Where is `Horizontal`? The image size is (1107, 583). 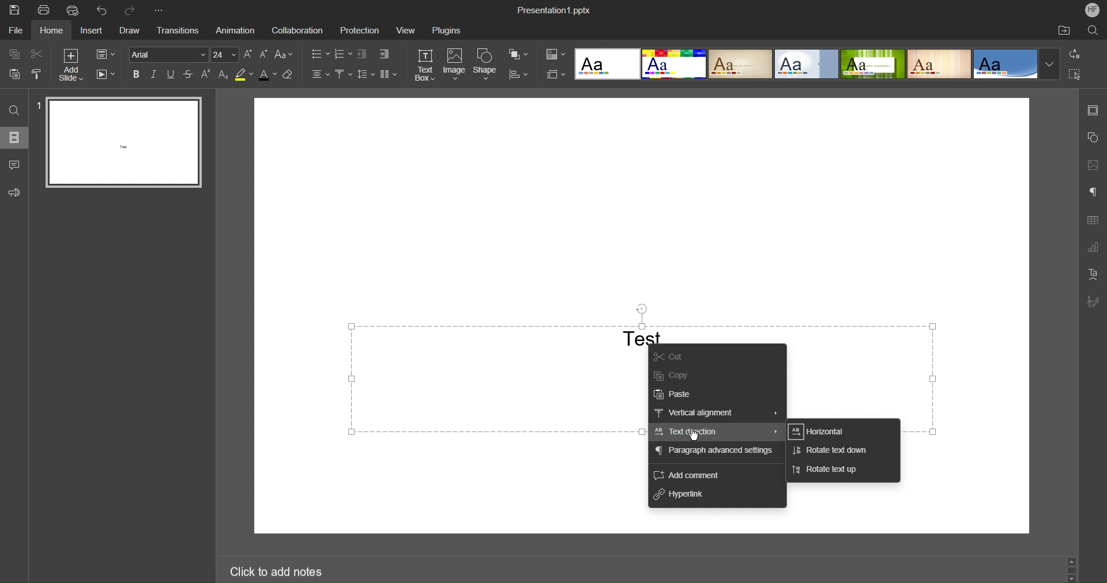
Horizontal is located at coordinates (823, 431).